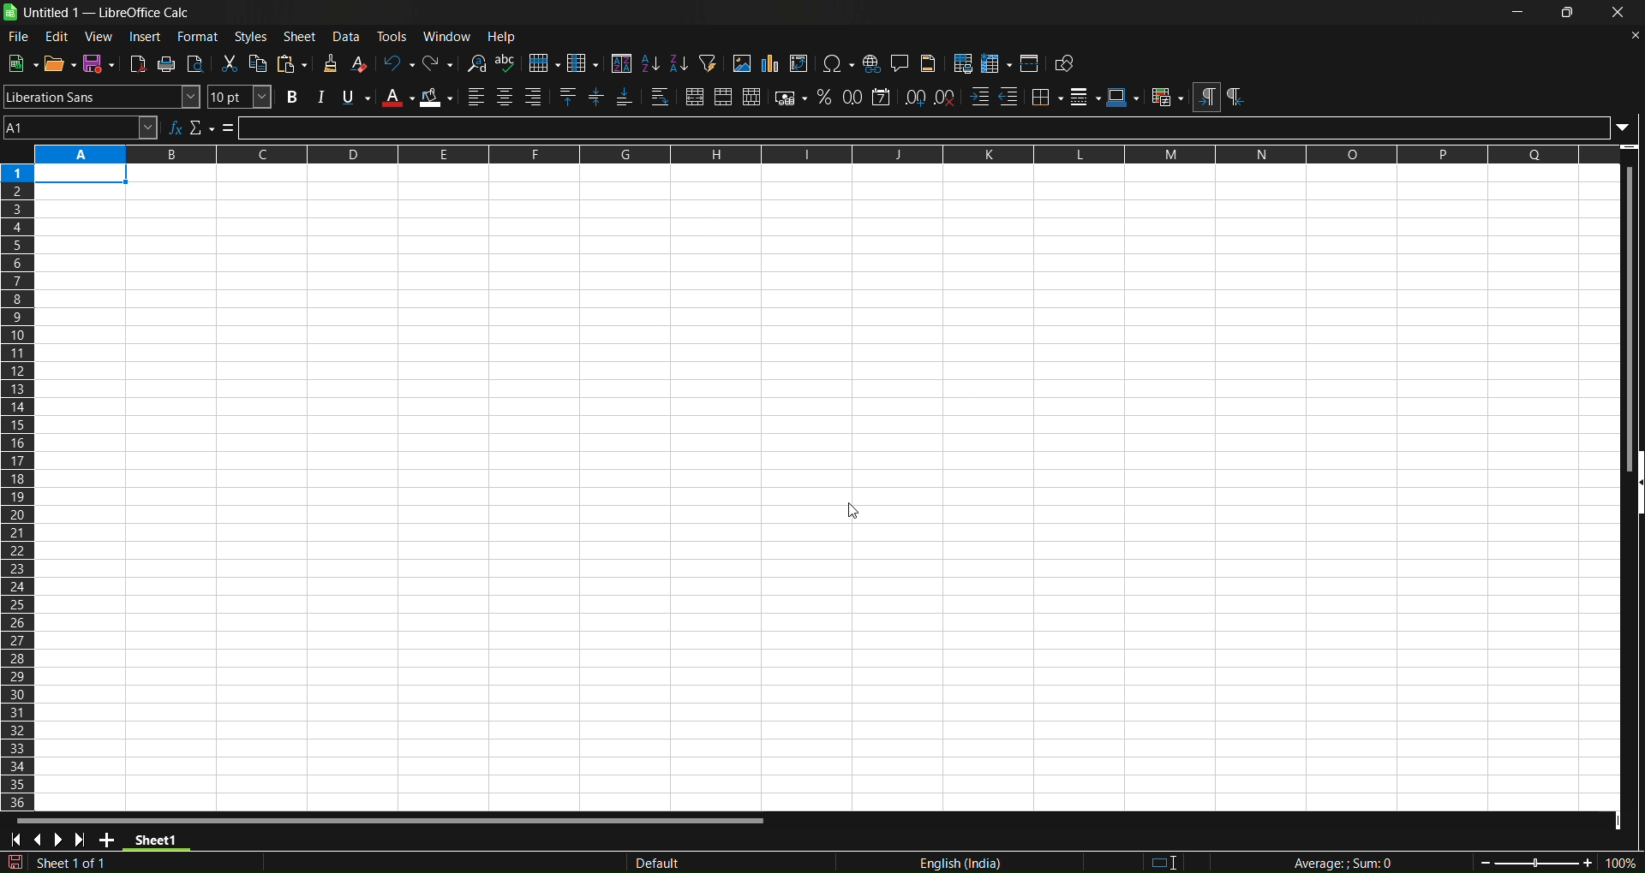 The image size is (1645, 873). I want to click on help, so click(505, 37).